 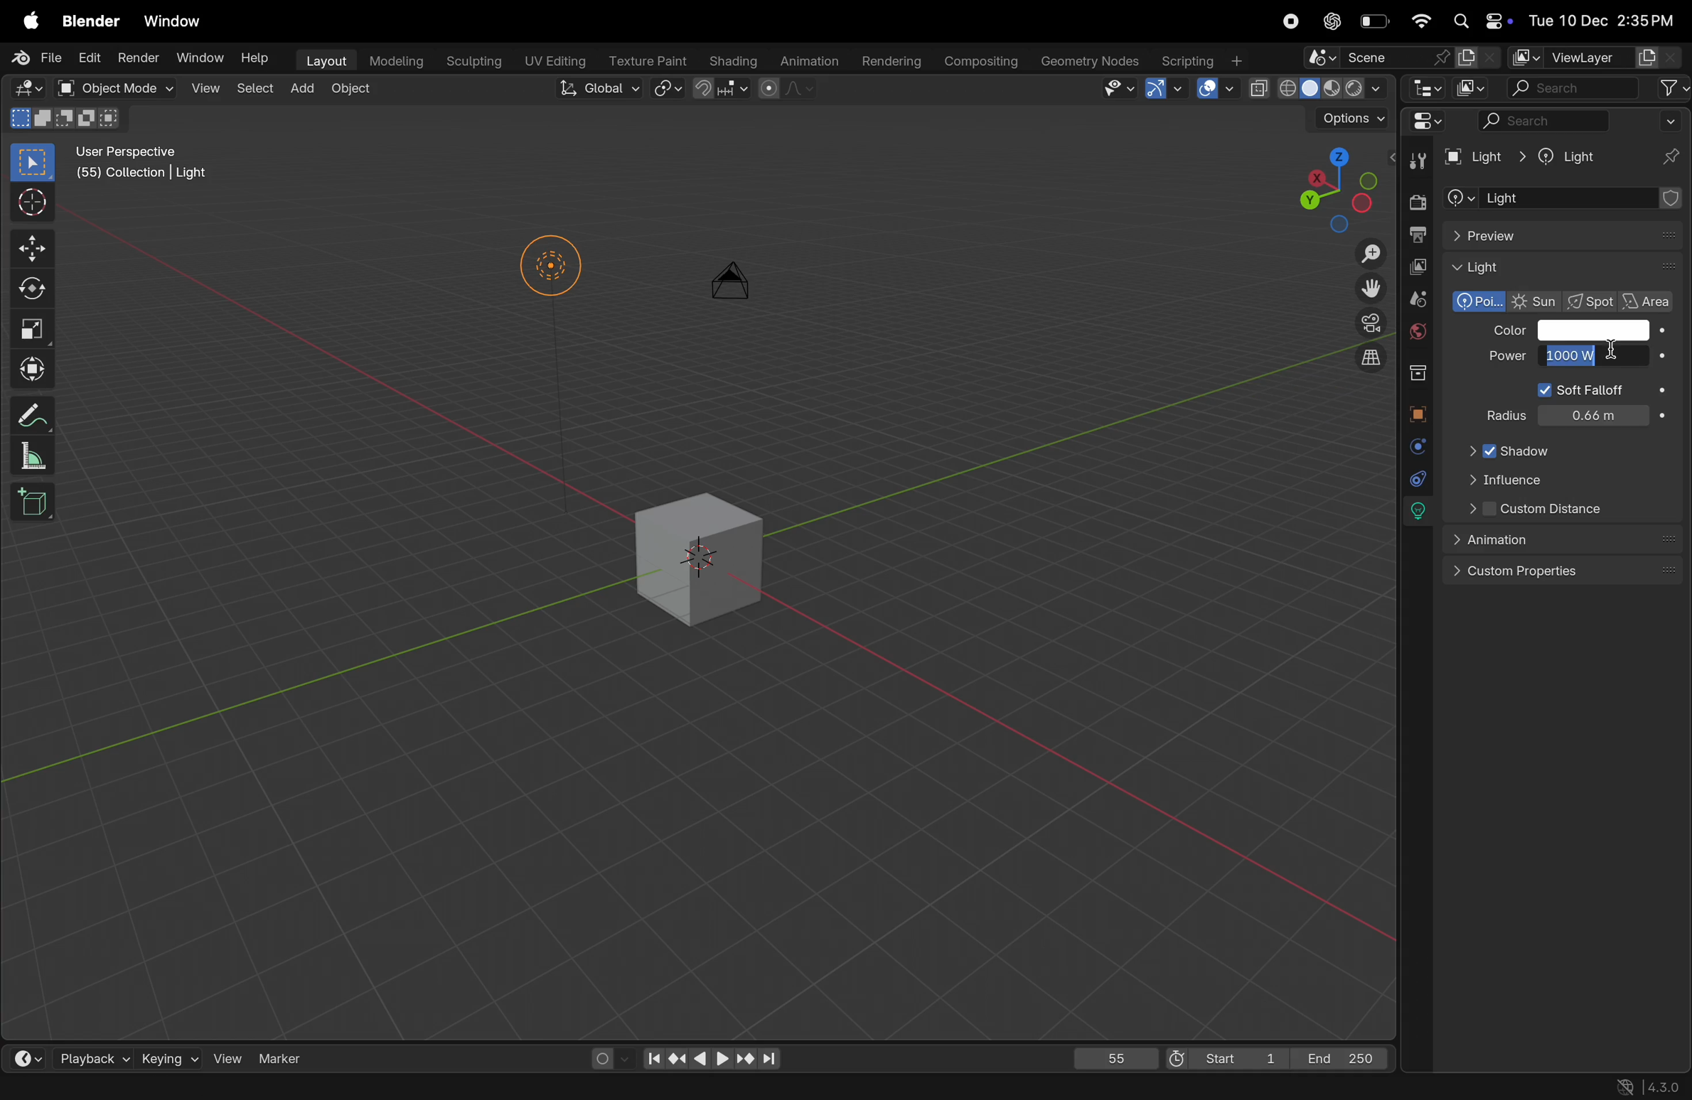 What do you see at coordinates (1225, 1056) in the screenshot?
I see `Start 1` at bounding box center [1225, 1056].